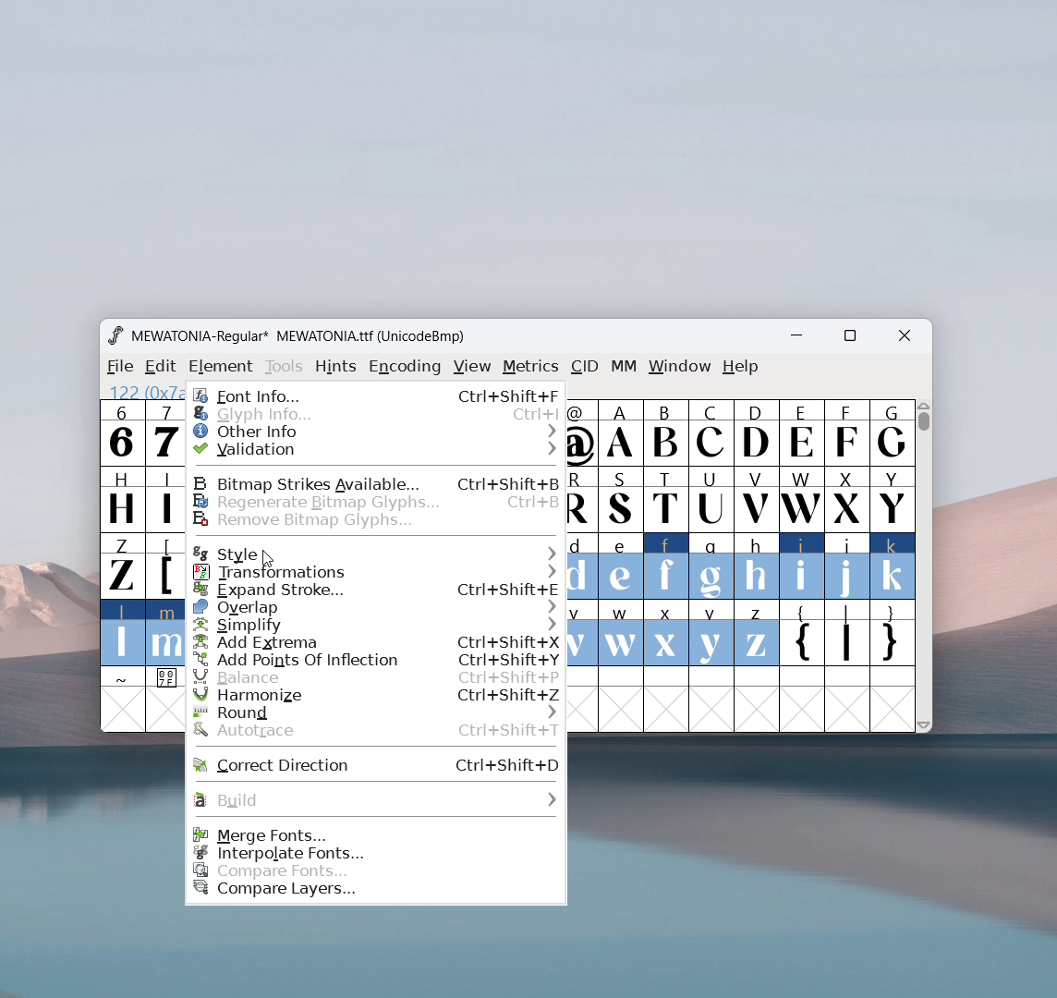 The width and height of the screenshot is (1057, 998). Describe the element at coordinates (530, 367) in the screenshot. I see `metrics` at that location.